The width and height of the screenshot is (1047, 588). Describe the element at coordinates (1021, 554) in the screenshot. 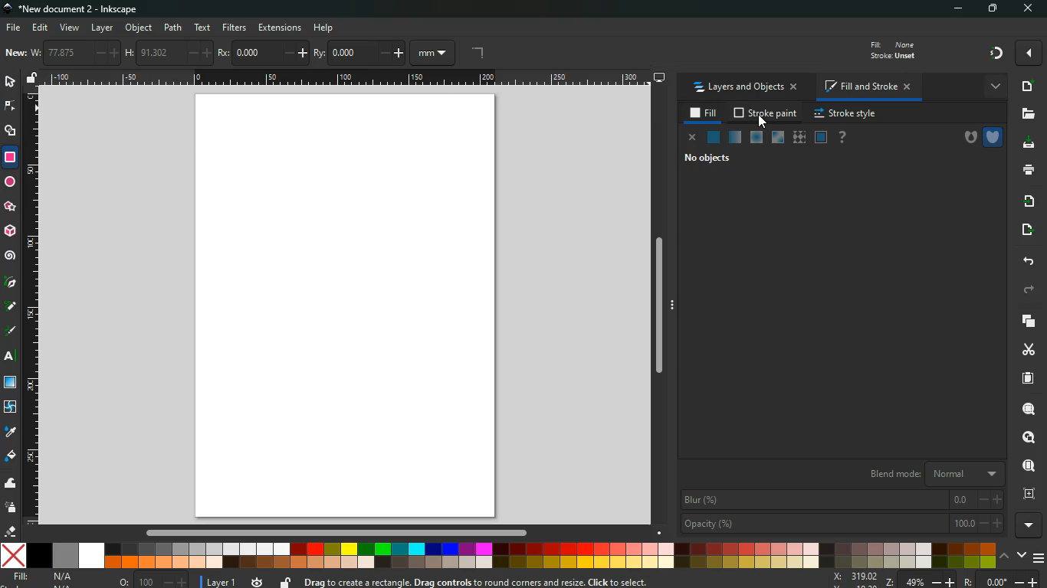

I see `down` at that location.